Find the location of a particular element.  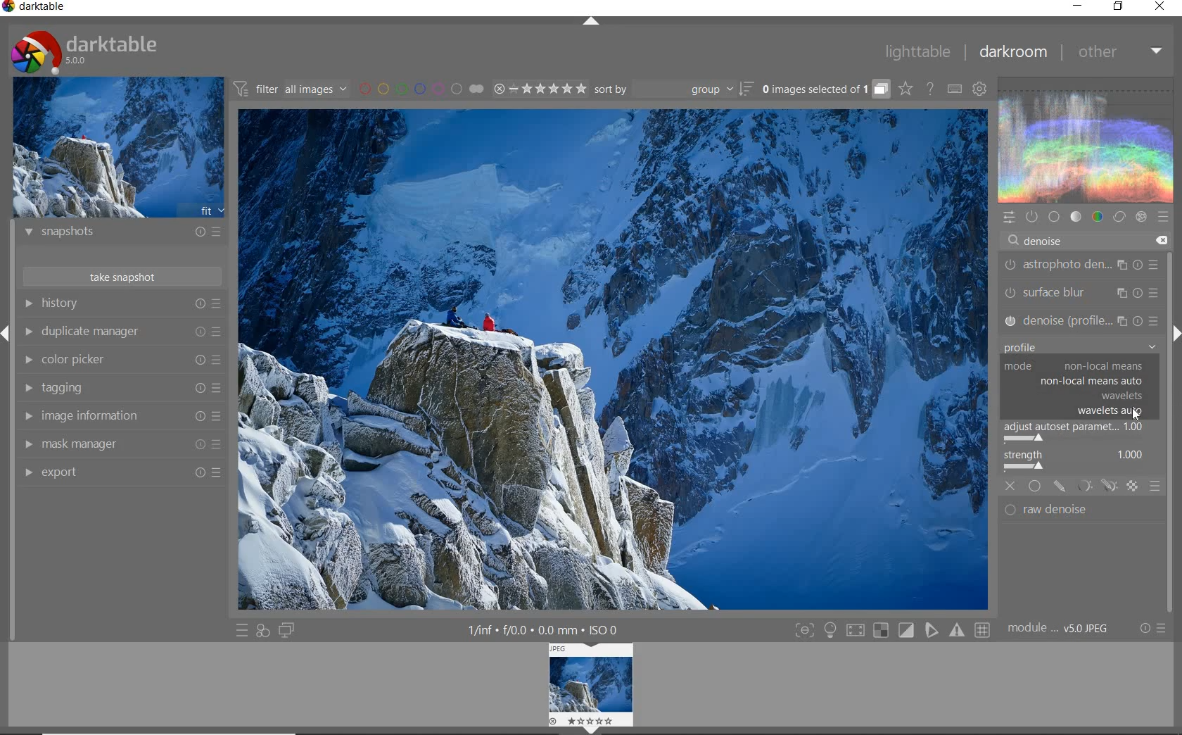

reset or presets and preferences is located at coordinates (1155, 628).